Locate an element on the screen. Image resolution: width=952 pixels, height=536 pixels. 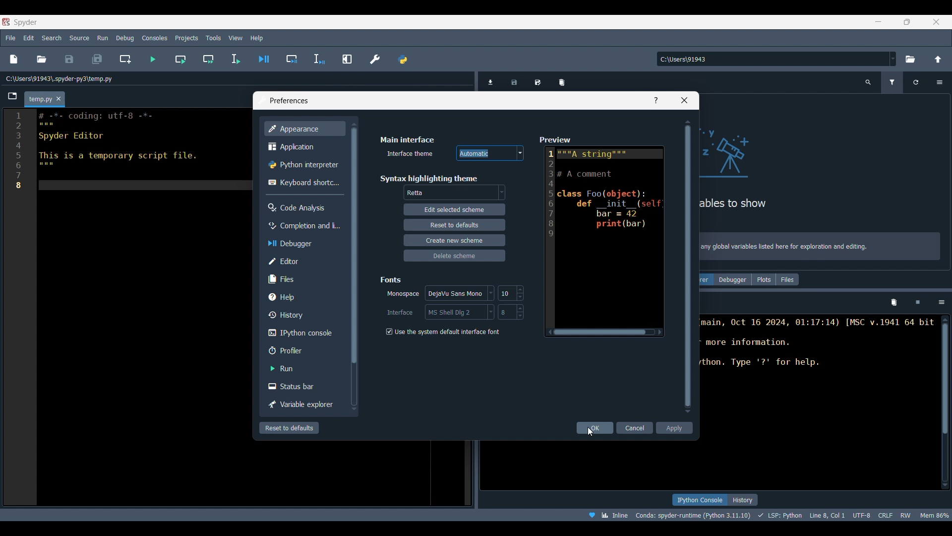
Run is located at coordinates (303, 368).